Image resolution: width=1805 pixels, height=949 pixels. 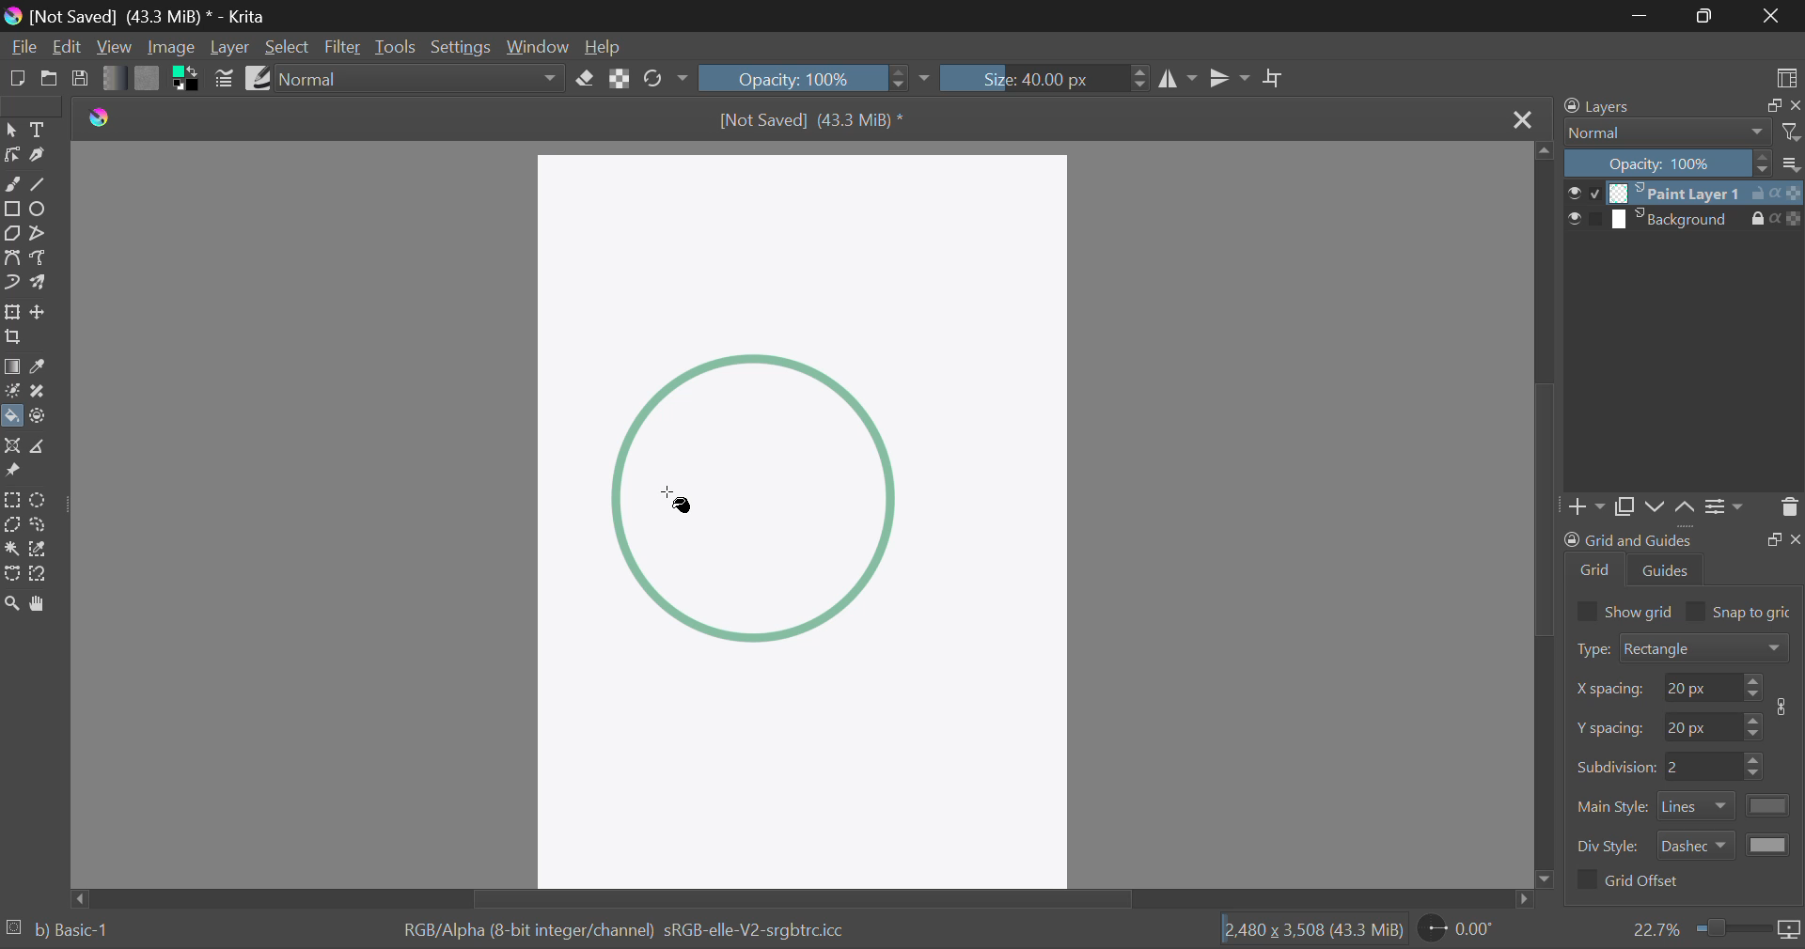 What do you see at coordinates (1784, 78) in the screenshot?
I see `Choose Workspace` at bounding box center [1784, 78].